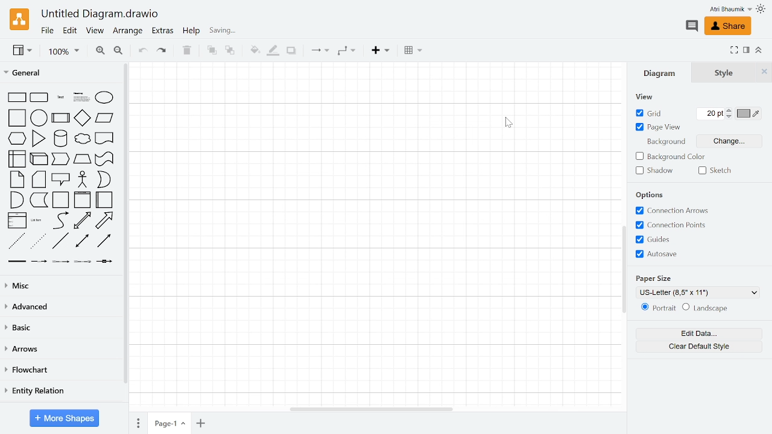 This screenshot has height=434, width=772. Describe the element at coordinates (731, 109) in the screenshot. I see `Increase grid pt` at that location.